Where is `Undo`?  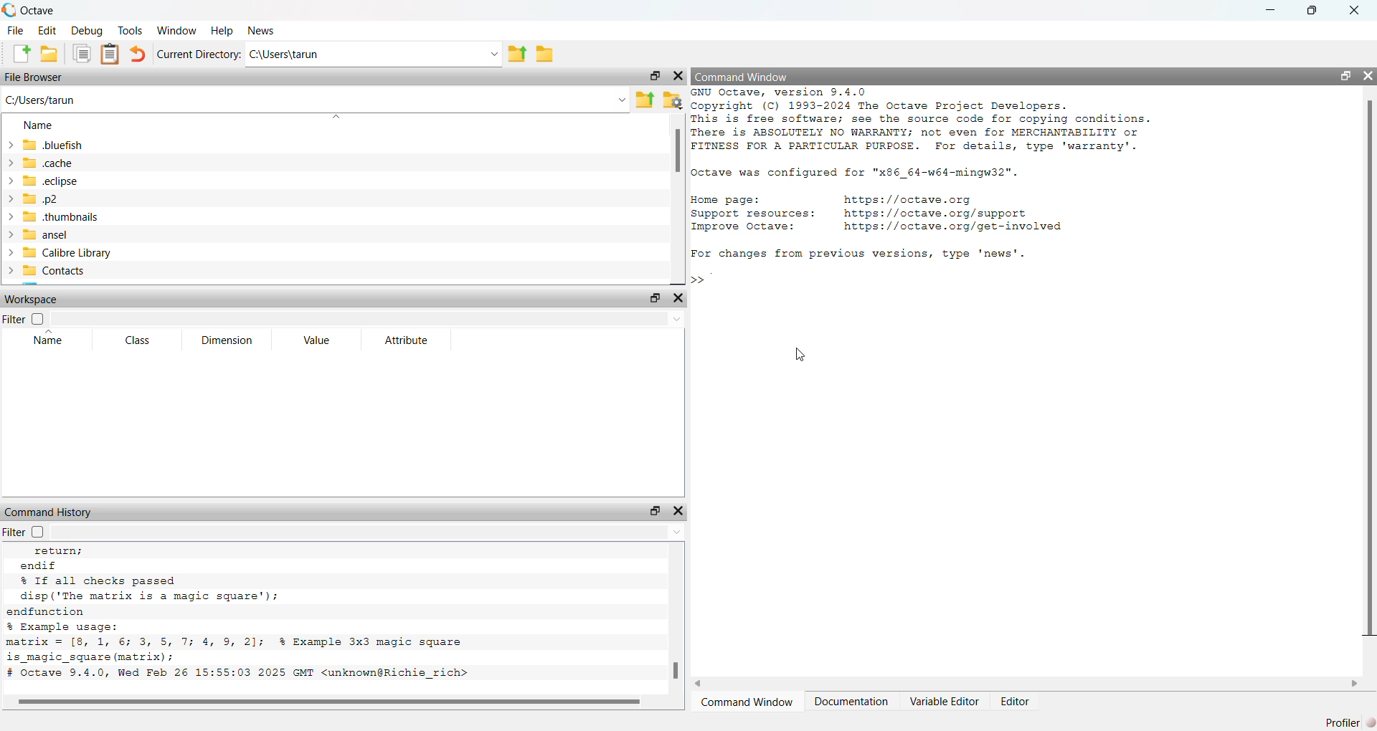
Undo is located at coordinates (137, 54).